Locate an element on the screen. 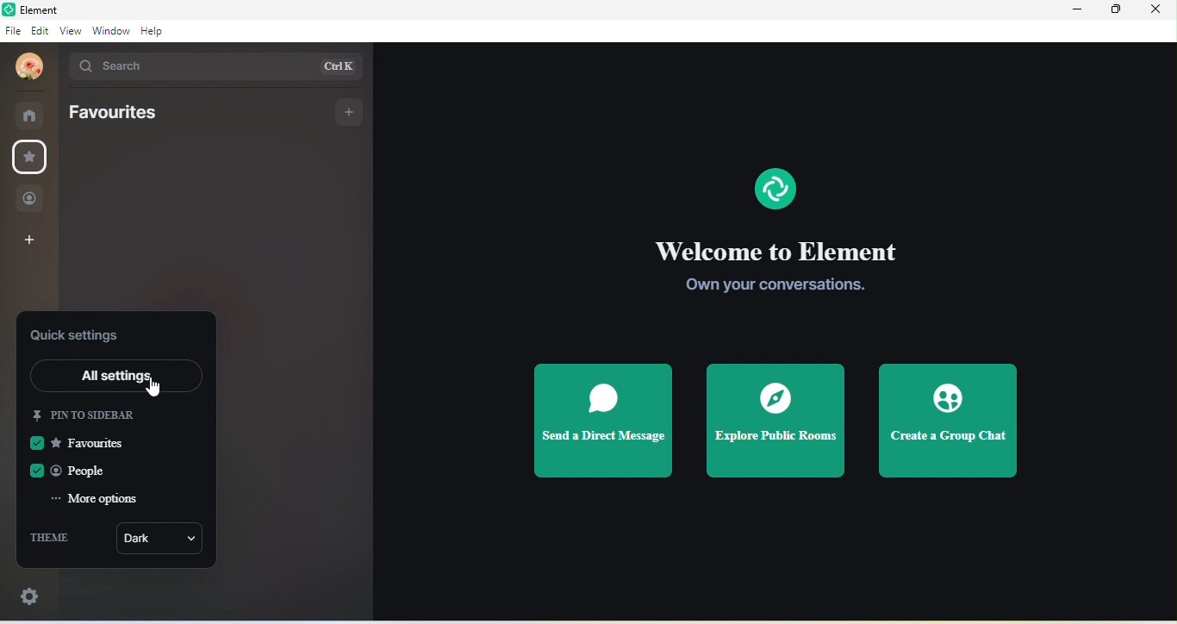 Image resolution: width=1177 pixels, height=624 pixels. maximize is located at coordinates (1116, 13).